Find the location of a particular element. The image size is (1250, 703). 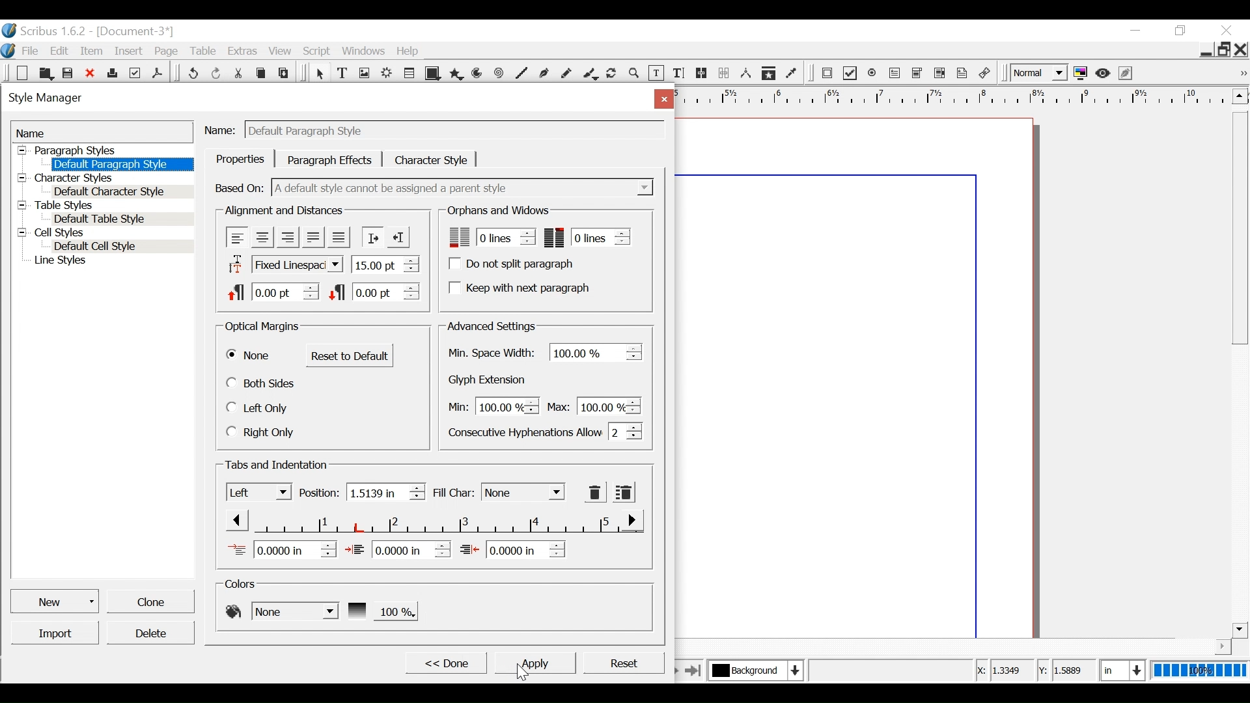

Based on is located at coordinates (240, 187).